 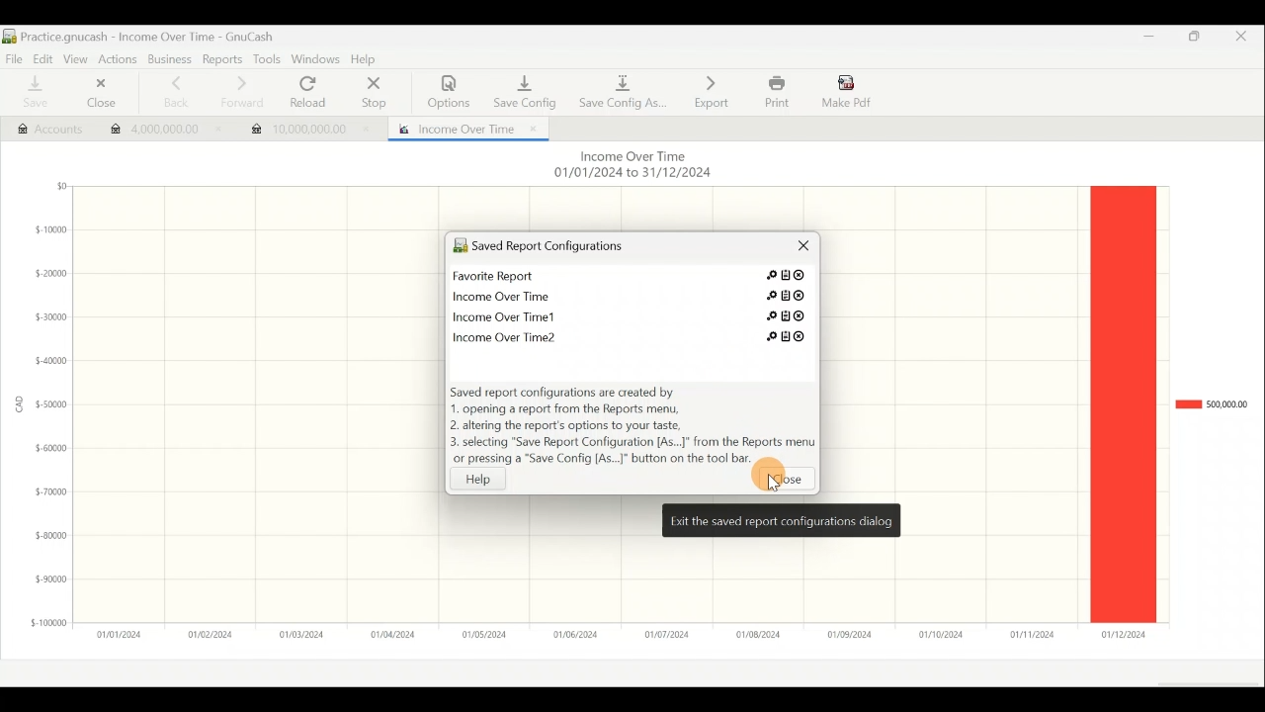 What do you see at coordinates (45, 412) in the screenshot?
I see `y-axis (amount in CAD)` at bounding box center [45, 412].